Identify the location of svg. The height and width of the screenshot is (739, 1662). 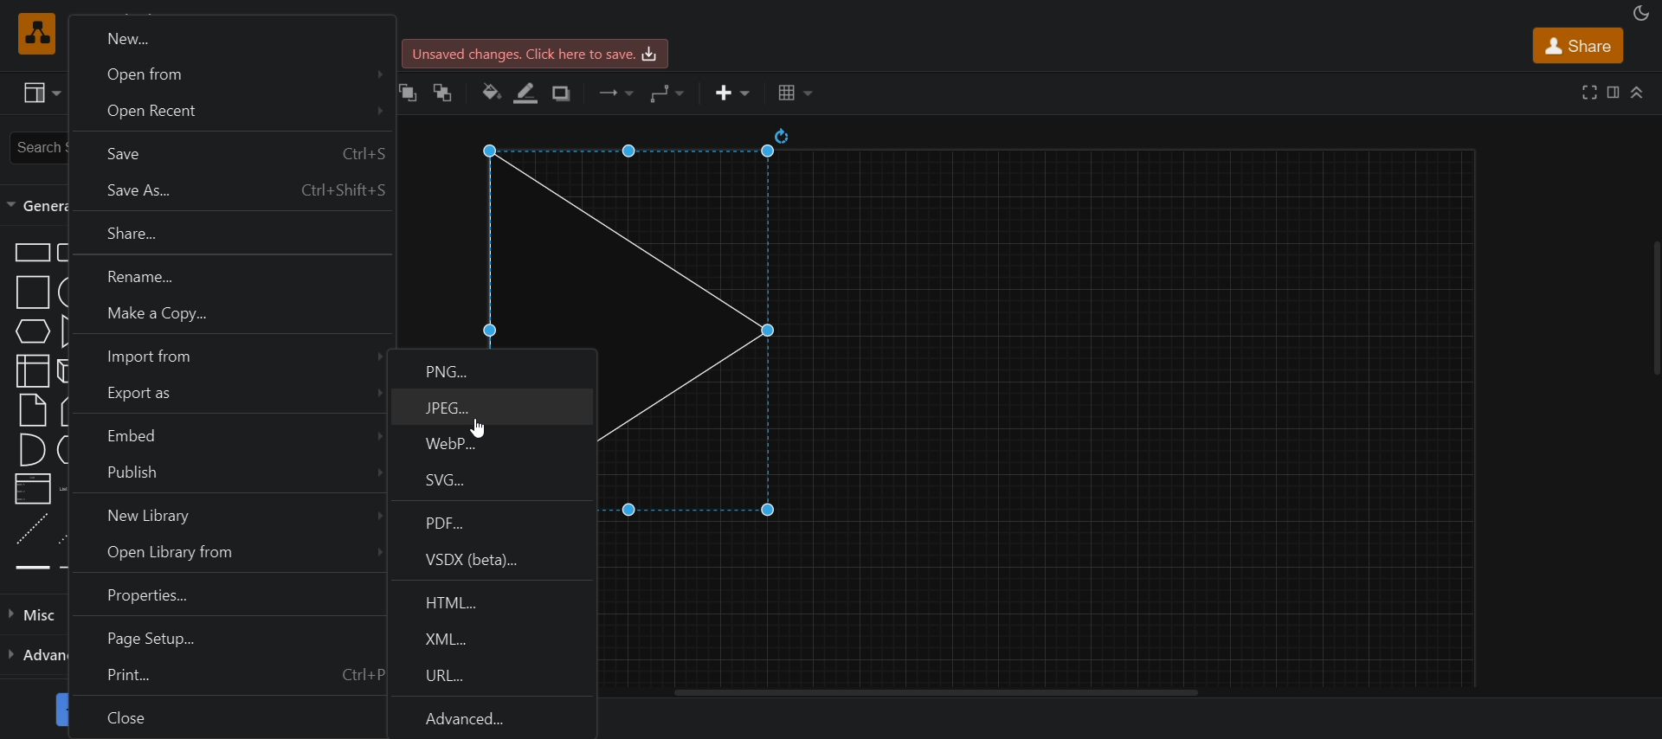
(491, 482).